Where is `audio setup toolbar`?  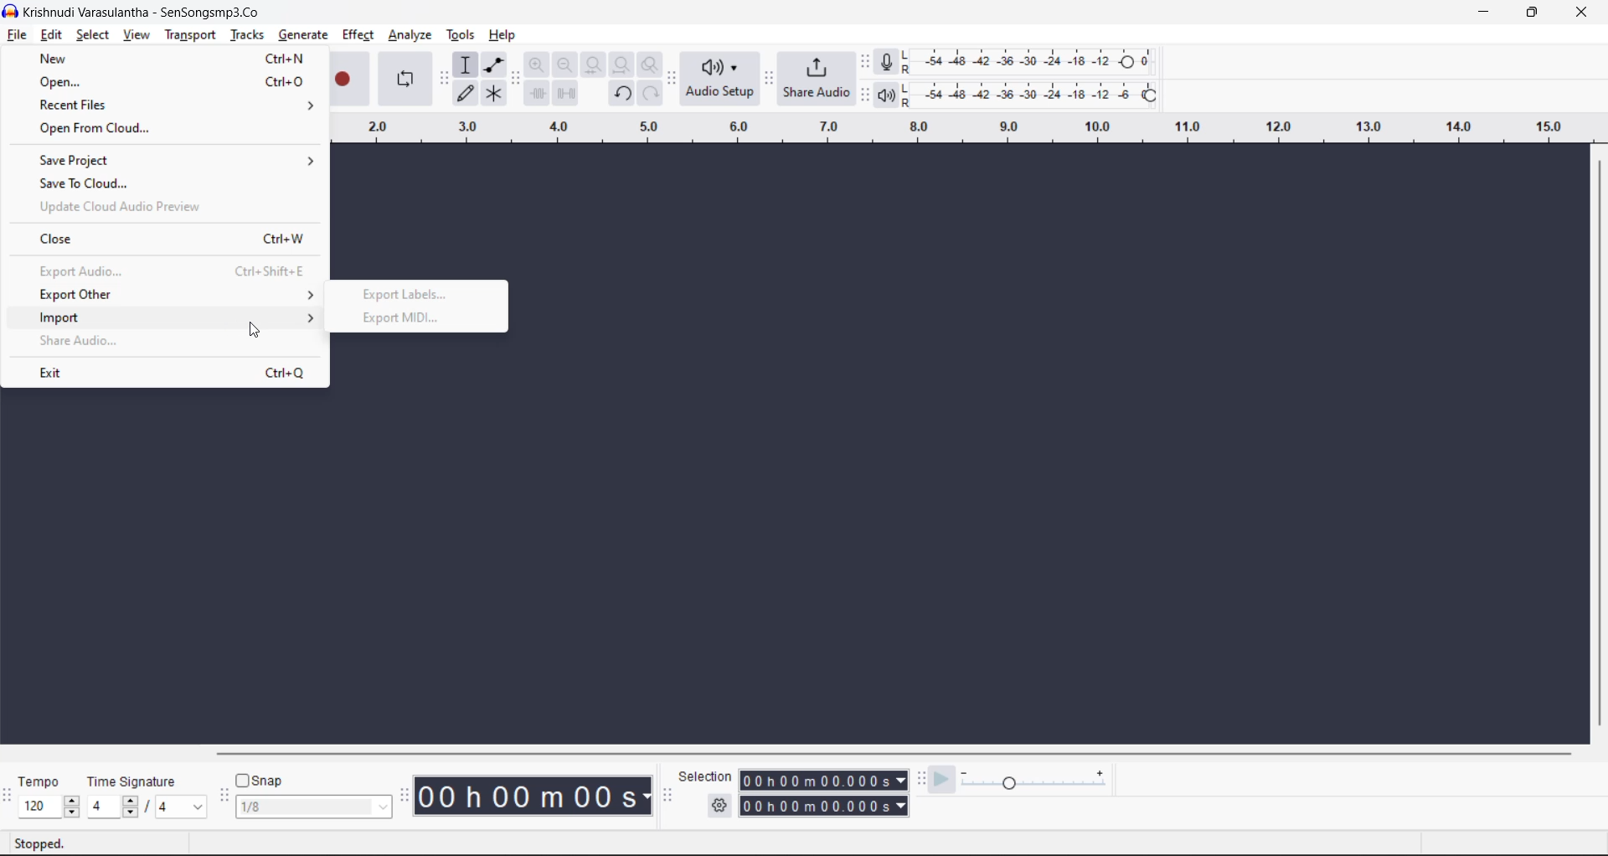
audio setup toolbar is located at coordinates (673, 80).